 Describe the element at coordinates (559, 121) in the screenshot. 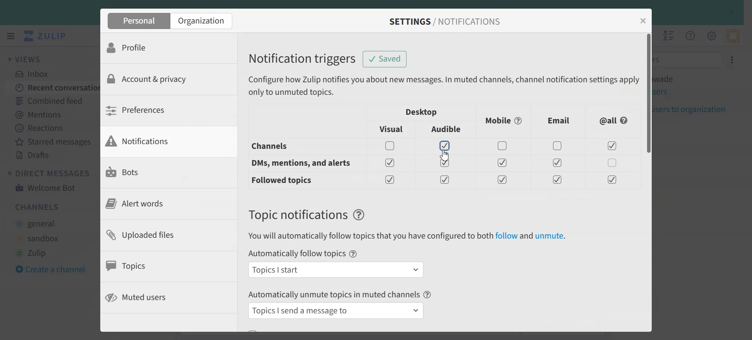

I see `Email` at that location.